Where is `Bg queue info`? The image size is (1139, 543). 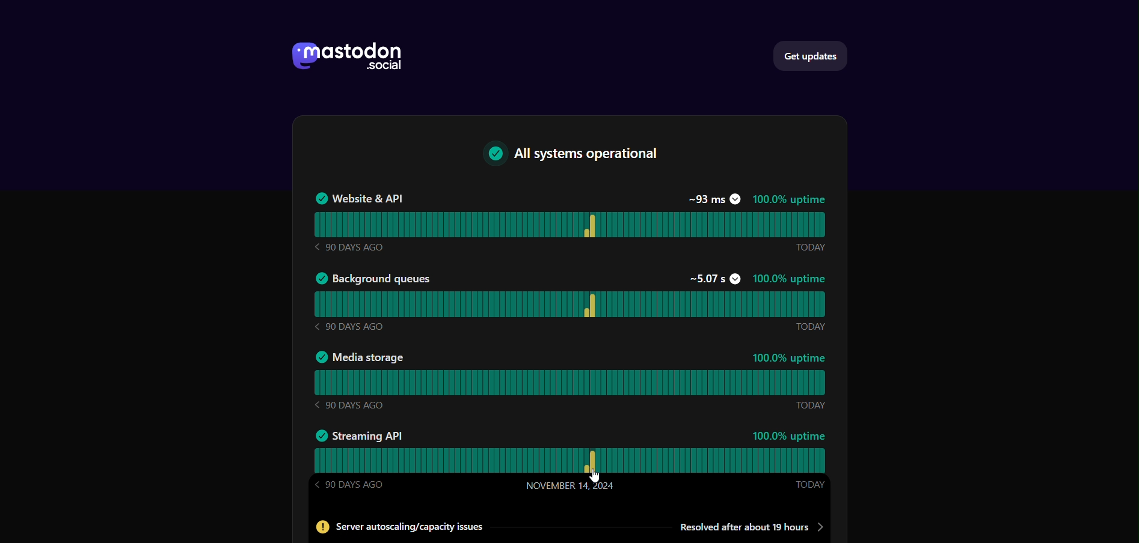 Bg queue info is located at coordinates (373, 278).